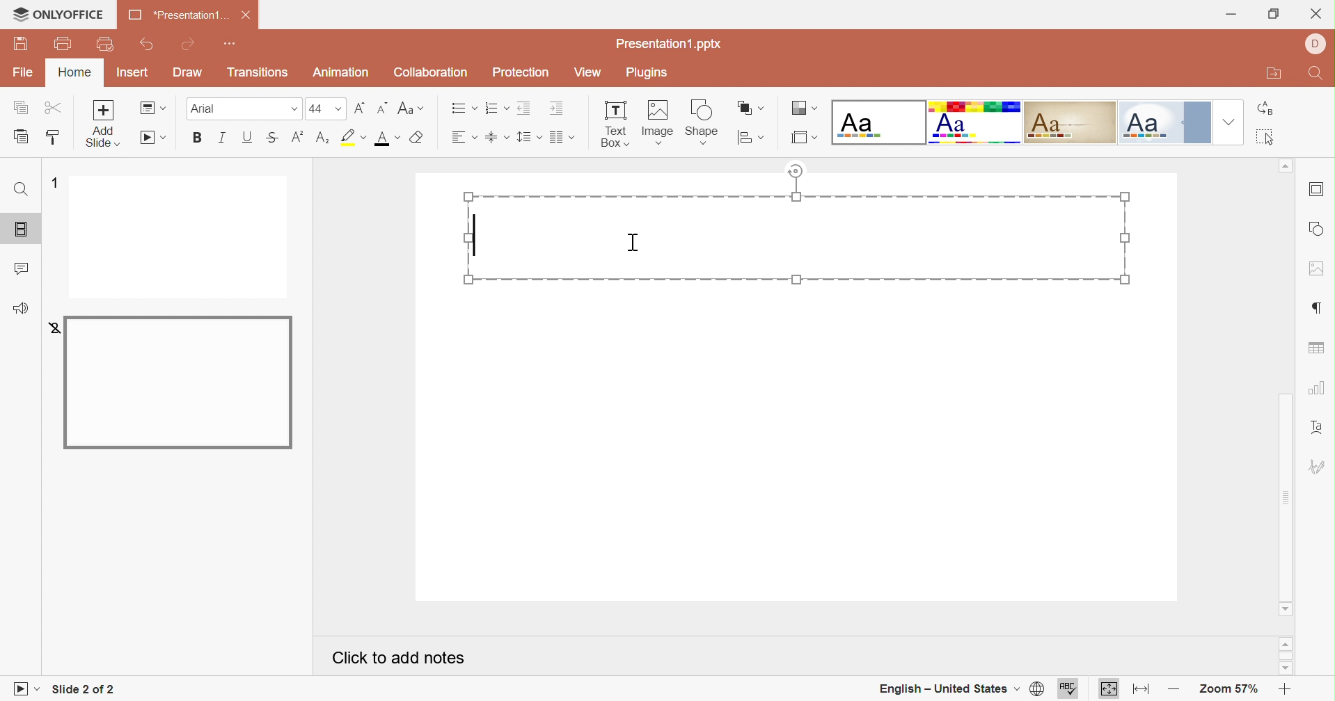 This screenshot has width=1335, height=701. What do you see at coordinates (477, 234) in the screenshot?
I see `Typing cursor` at bounding box center [477, 234].